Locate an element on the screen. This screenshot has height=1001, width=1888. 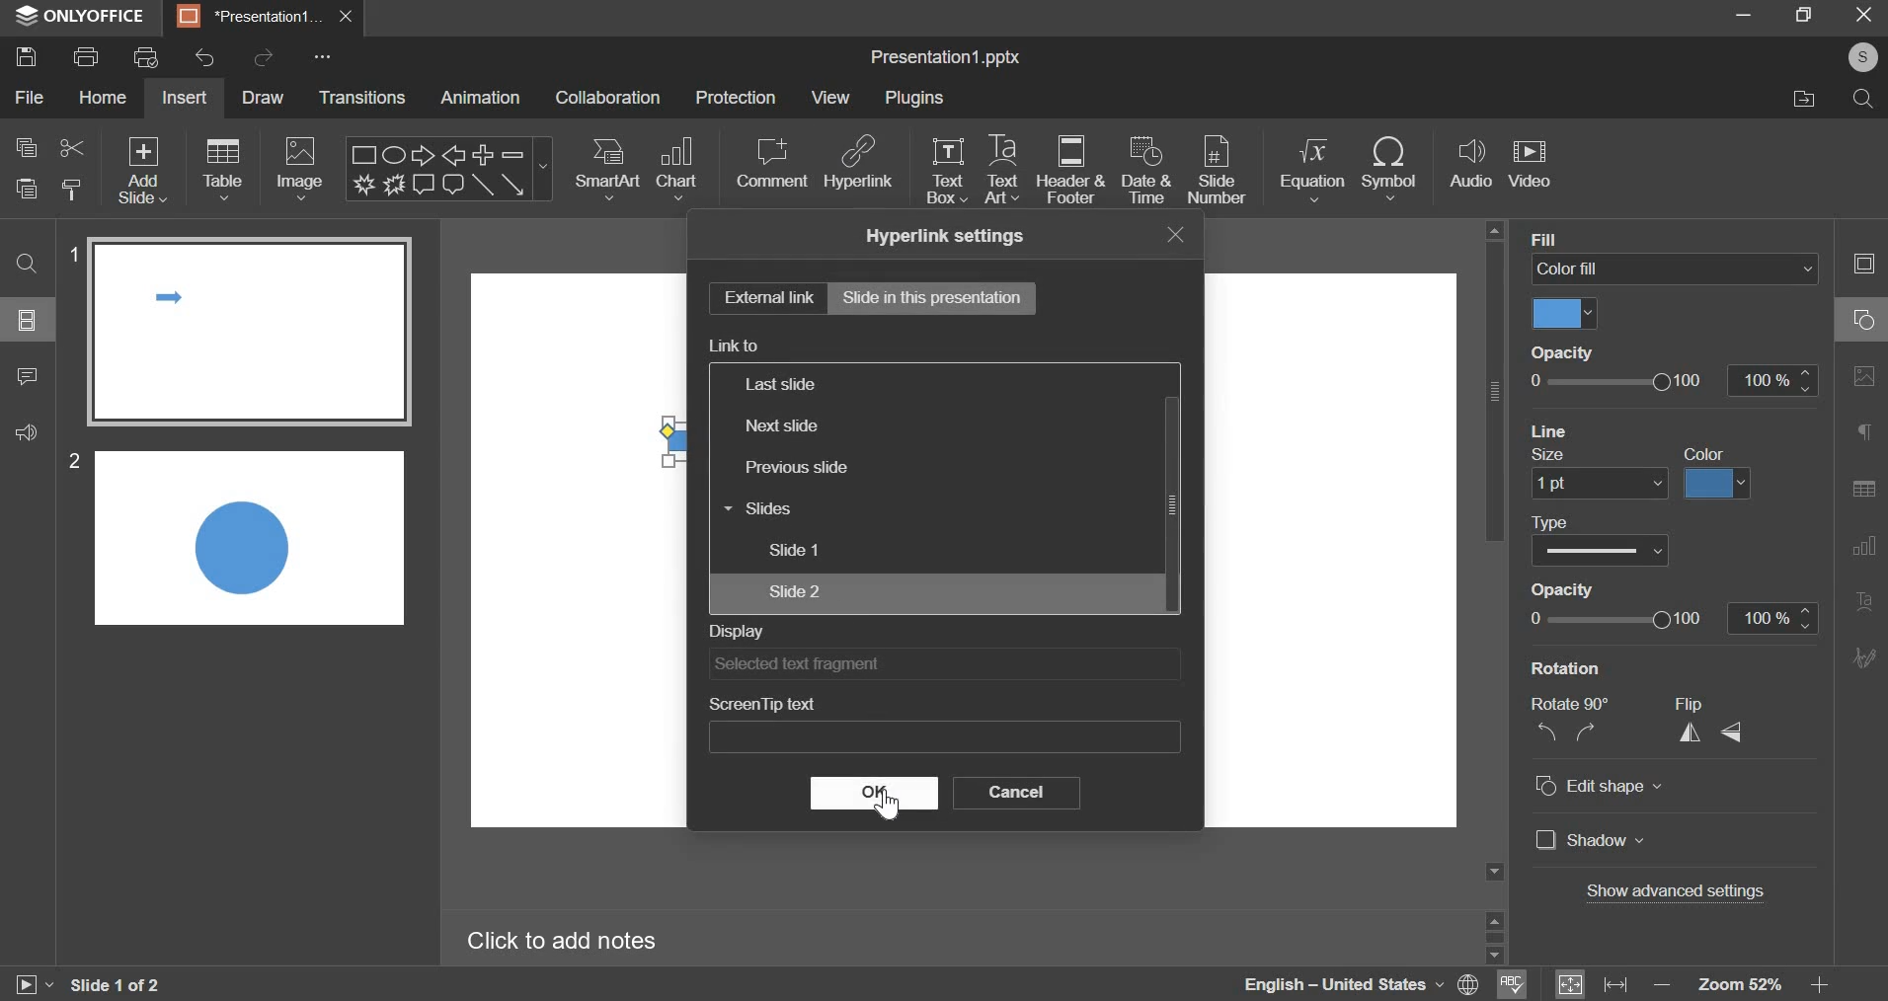
next slide is located at coordinates (781, 427).